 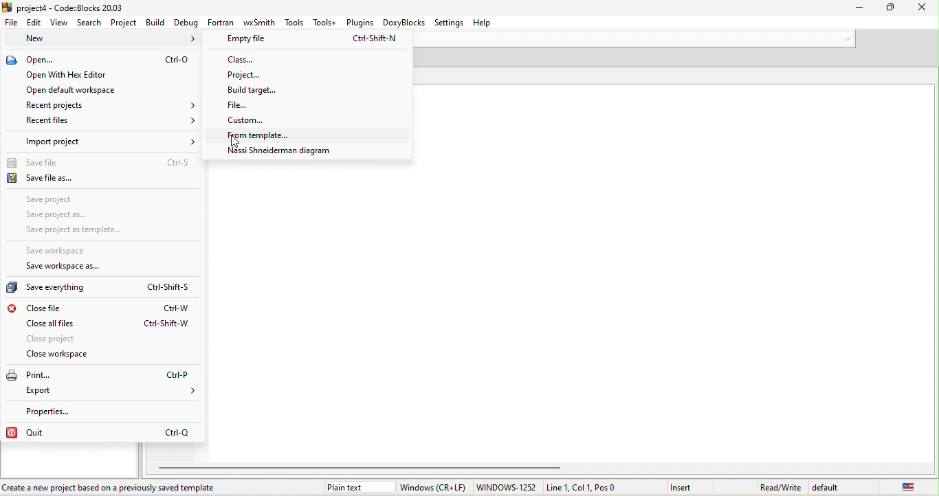 What do you see at coordinates (124, 23) in the screenshot?
I see `project` at bounding box center [124, 23].